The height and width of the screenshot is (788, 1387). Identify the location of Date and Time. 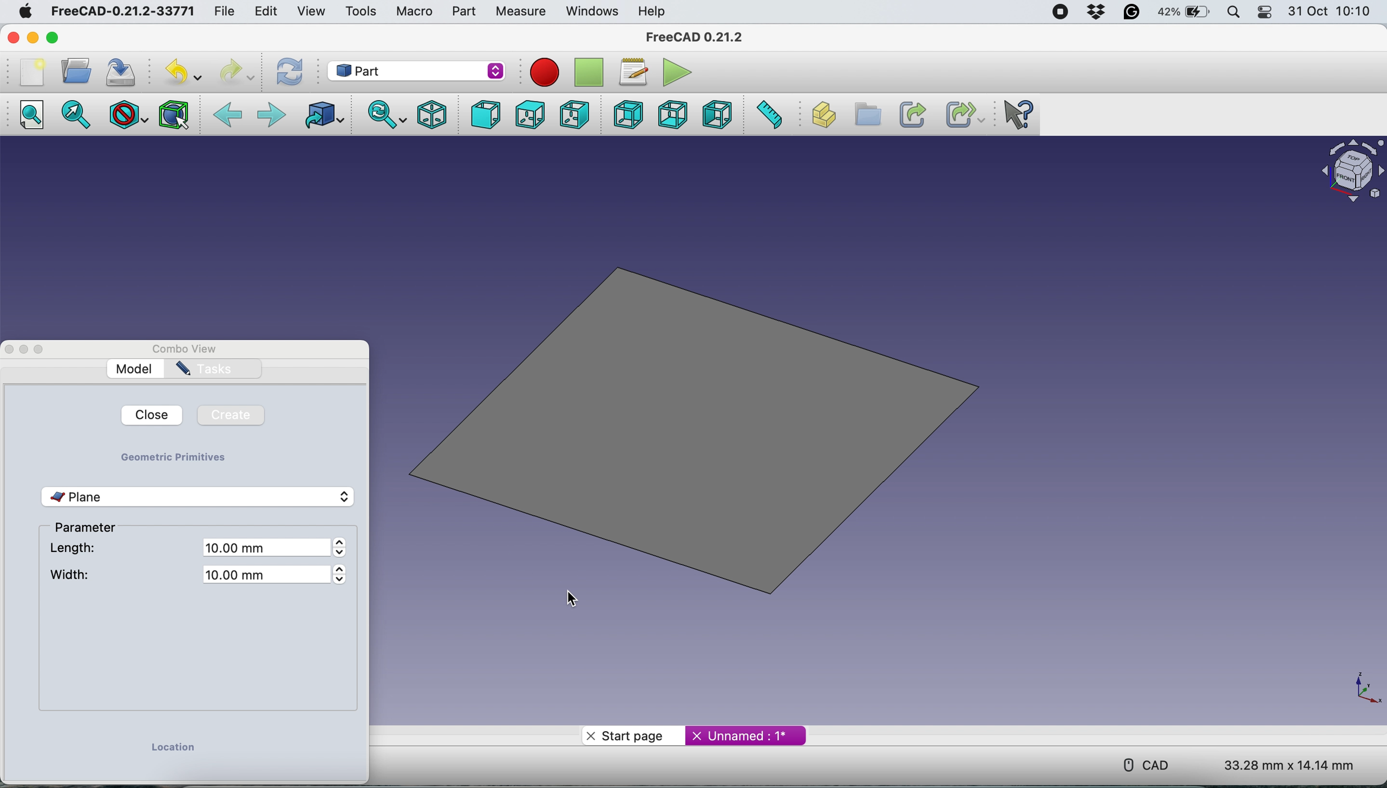
(1332, 11).